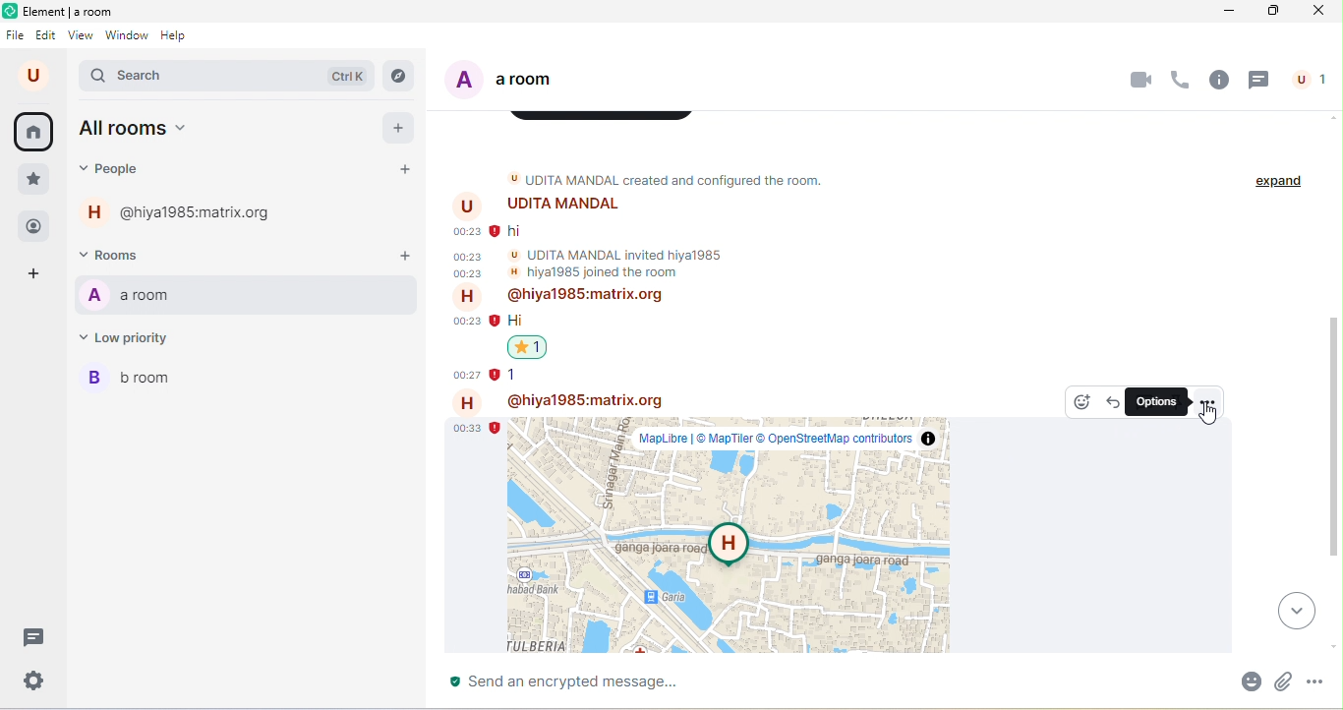  I want to click on element logo, so click(10, 11).